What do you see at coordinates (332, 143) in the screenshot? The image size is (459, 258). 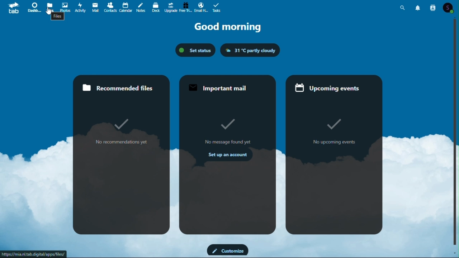 I see `No upcoming events` at bounding box center [332, 143].